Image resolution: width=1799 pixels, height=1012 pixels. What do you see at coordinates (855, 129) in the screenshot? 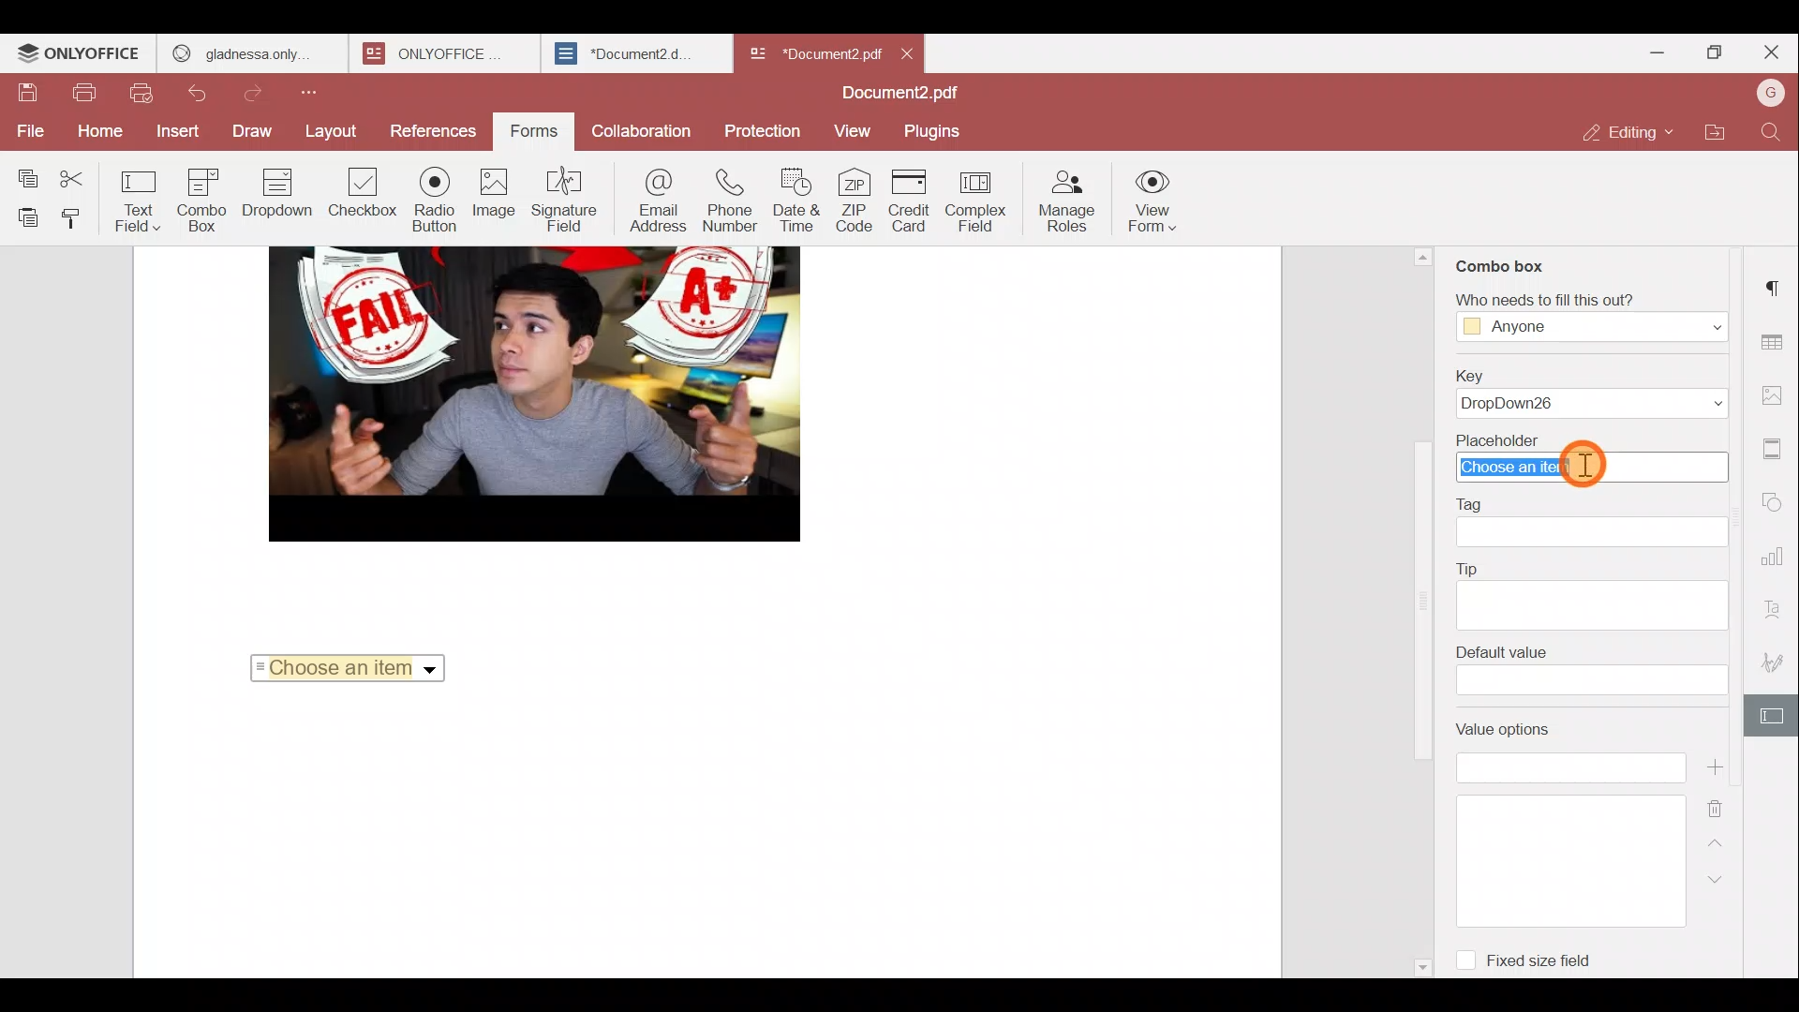
I see `View` at bounding box center [855, 129].